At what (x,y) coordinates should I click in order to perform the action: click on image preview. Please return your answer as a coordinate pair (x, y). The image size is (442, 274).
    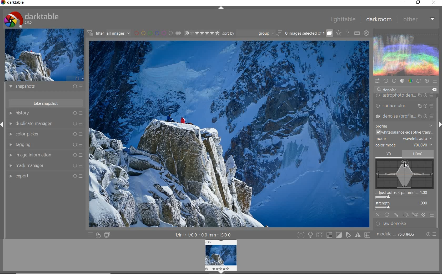
    Looking at the image, I should click on (44, 55).